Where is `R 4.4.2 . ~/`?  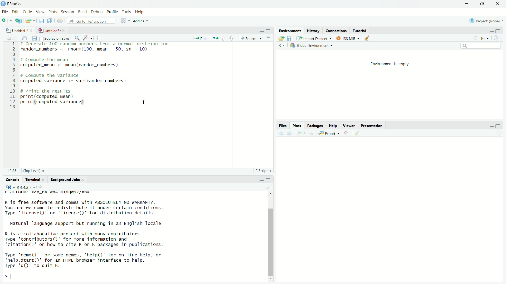
R 4.4.2 . ~/ is located at coordinates (27, 187).